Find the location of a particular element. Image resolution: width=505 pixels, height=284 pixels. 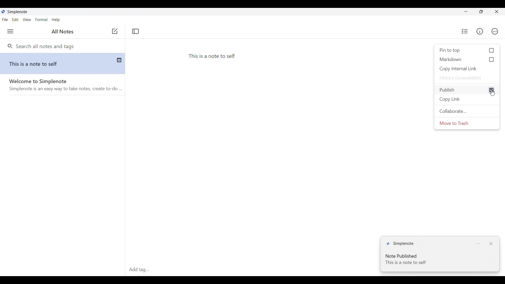

Search all notes and tags is located at coordinates (44, 46).